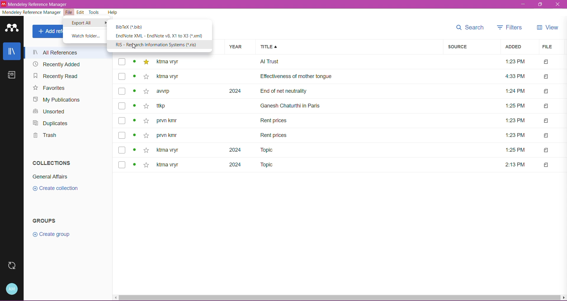 The height and width of the screenshot is (301, 567). Describe the element at coordinates (160, 37) in the screenshot. I see `EndNote XML - EndNote v8,X1 to X3(*.xml)` at that location.